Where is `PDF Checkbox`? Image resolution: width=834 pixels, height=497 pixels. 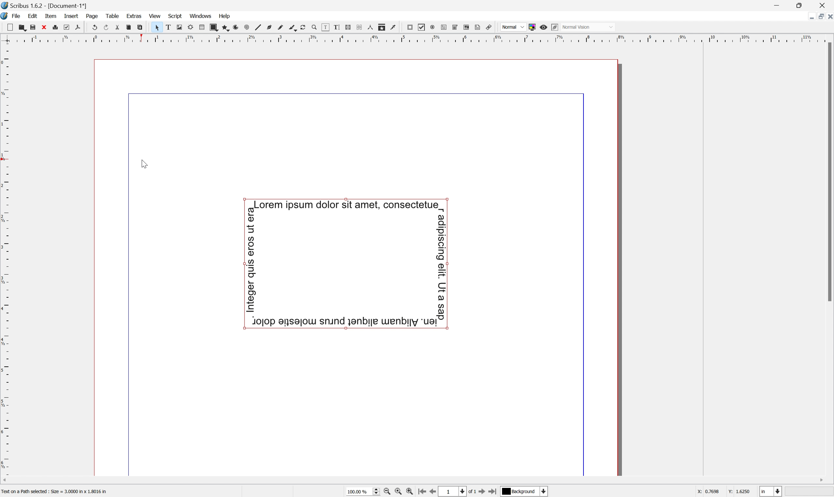
PDF Checkbox is located at coordinates (422, 27).